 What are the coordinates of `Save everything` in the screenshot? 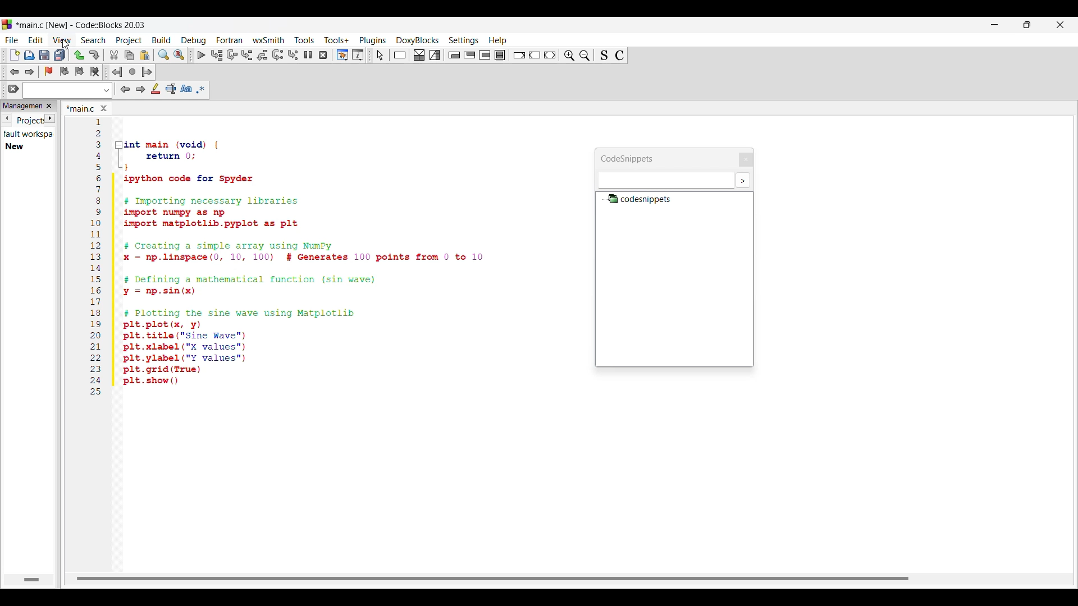 It's located at (60, 55).